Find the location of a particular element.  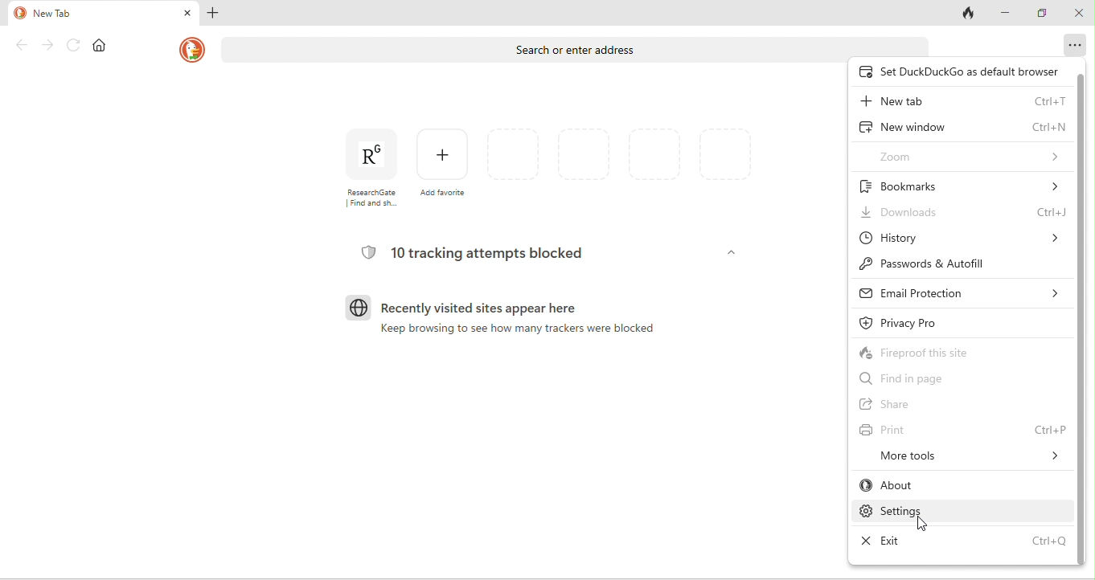

email protection is located at coordinates (958, 292).